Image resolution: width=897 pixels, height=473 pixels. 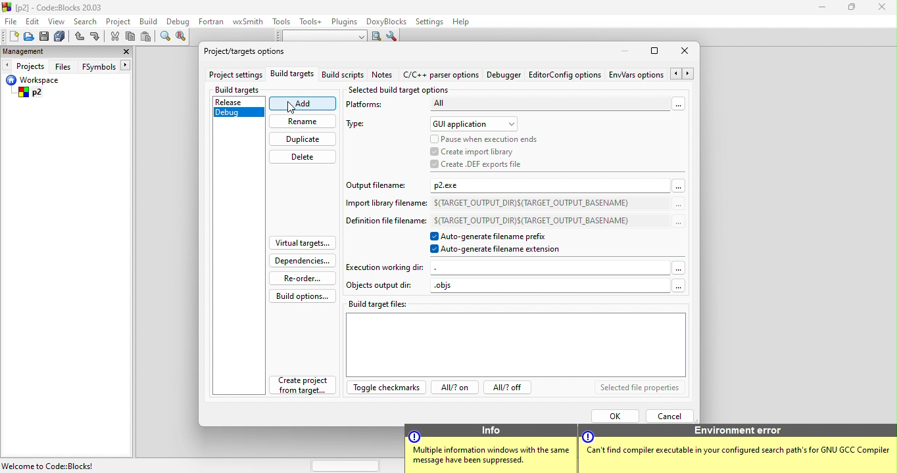 I want to click on objects output dir: obj, so click(x=517, y=284).